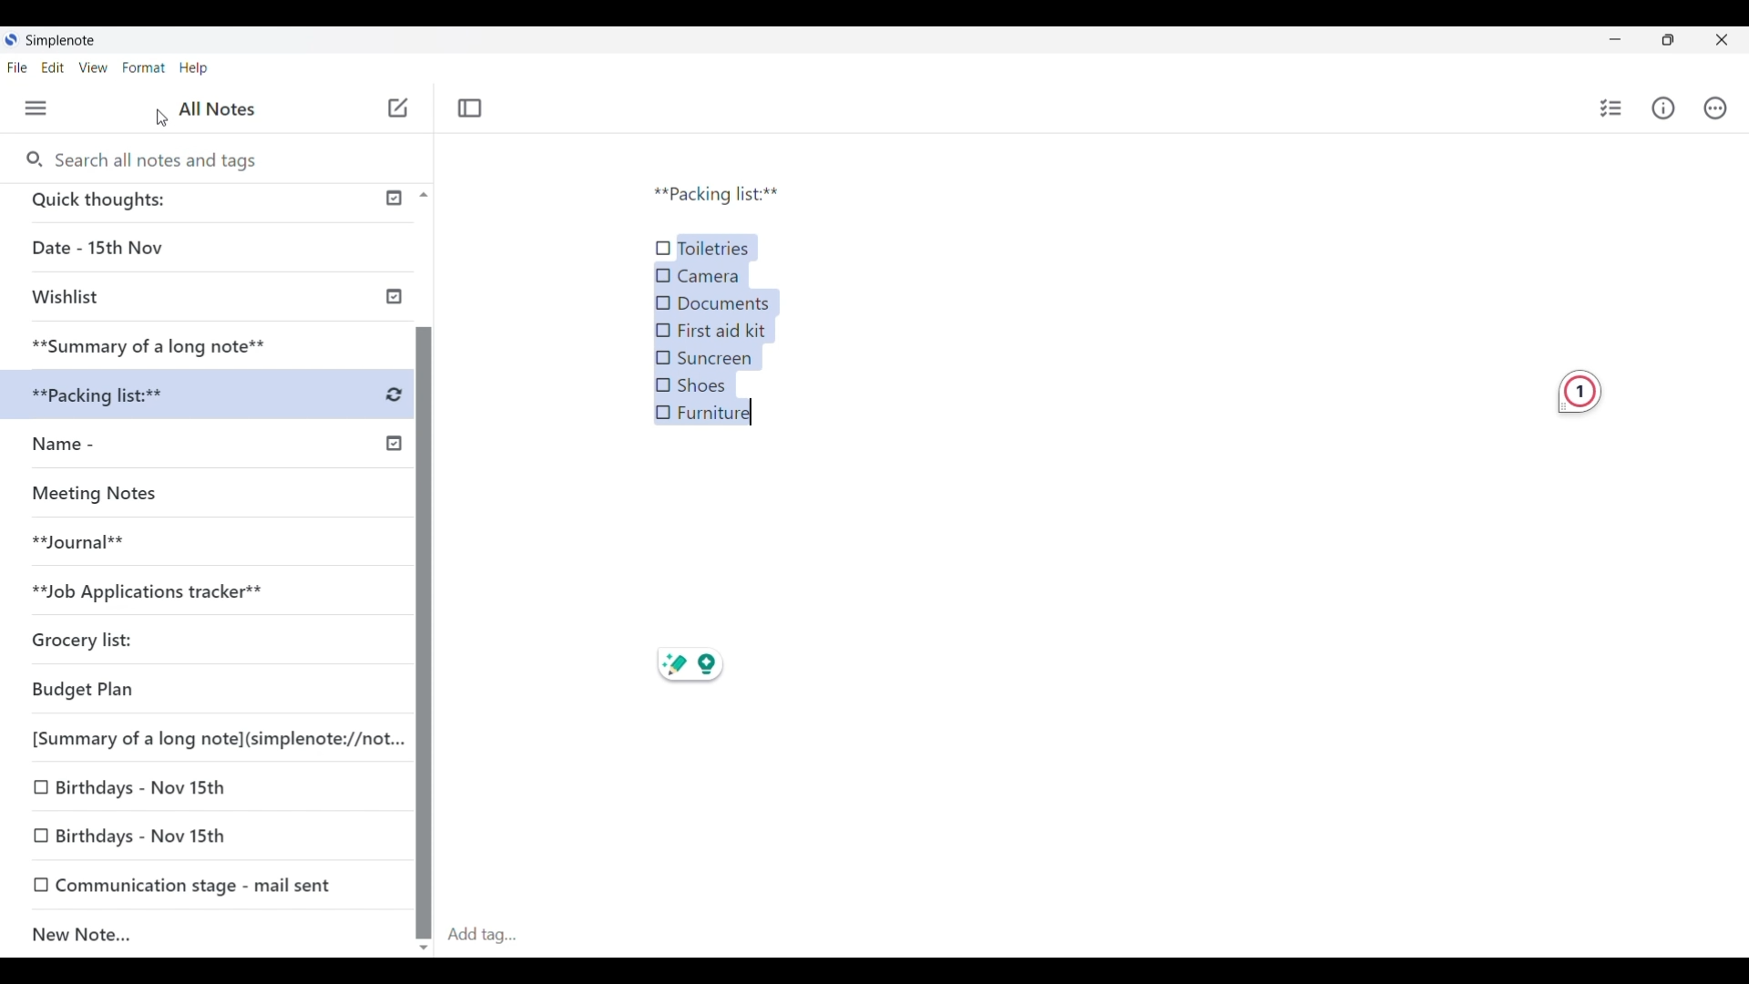 This screenshot has height=984, width=1749. I want to click on O Birthdays - Nov 15th, so click(138, 785).